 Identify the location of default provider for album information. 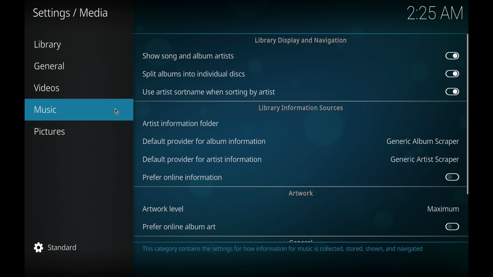
(205, 142).